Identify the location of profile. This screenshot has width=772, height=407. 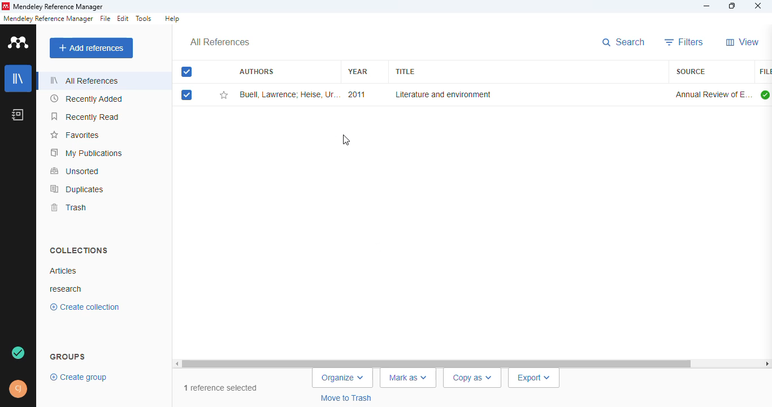
(18, 389).